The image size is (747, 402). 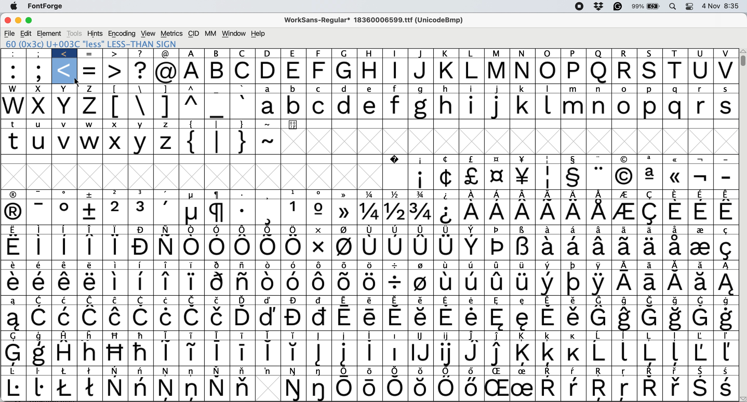 I want to click on Symbol, so click(x=16, y=283).